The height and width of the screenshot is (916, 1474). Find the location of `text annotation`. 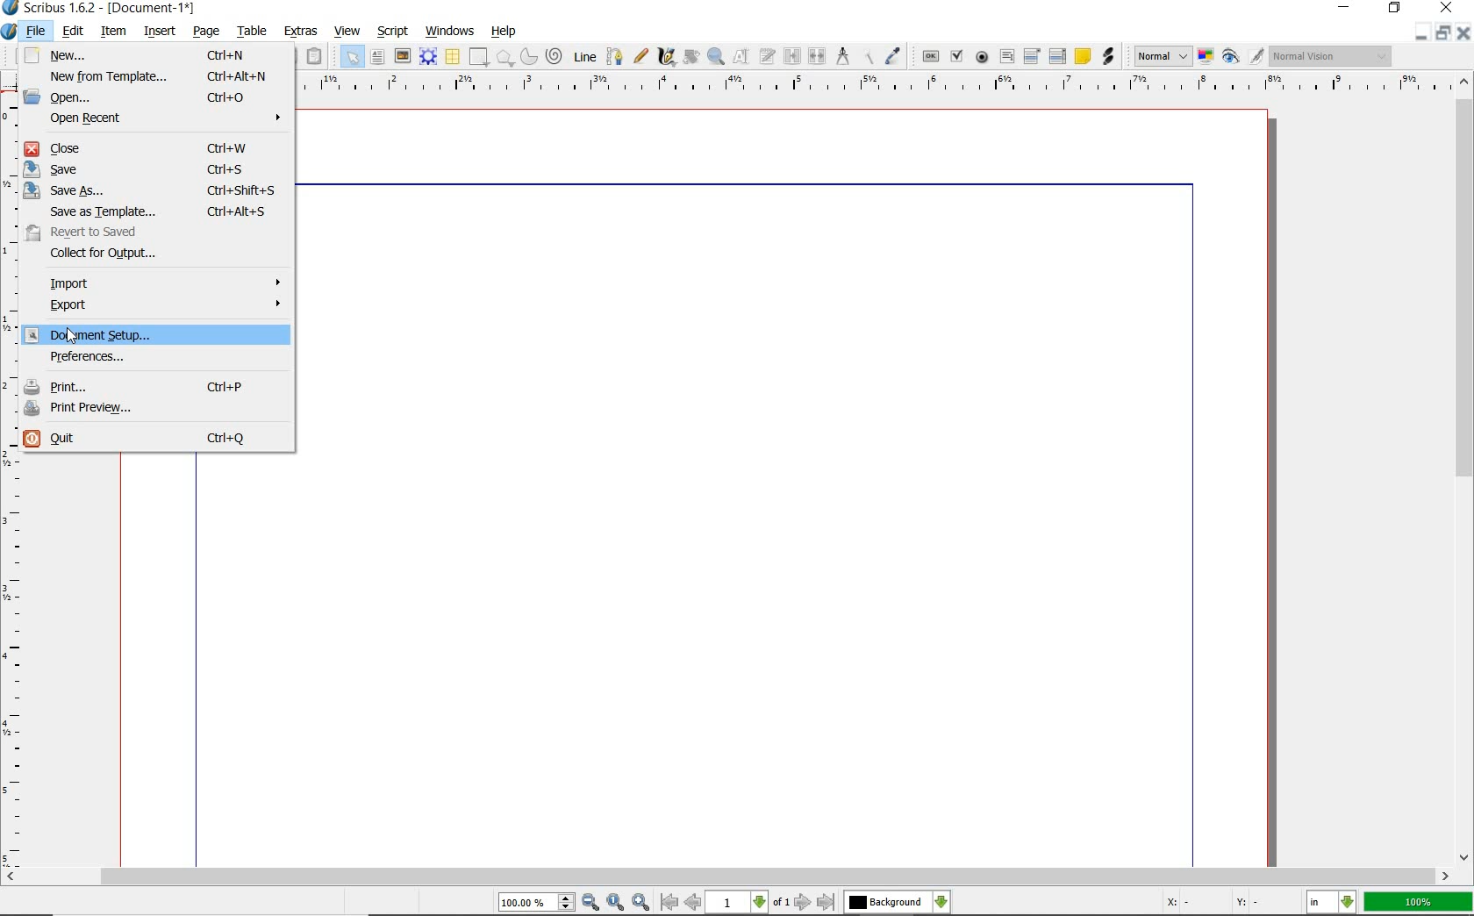

text annotation is located at coordinates (1082, 58).